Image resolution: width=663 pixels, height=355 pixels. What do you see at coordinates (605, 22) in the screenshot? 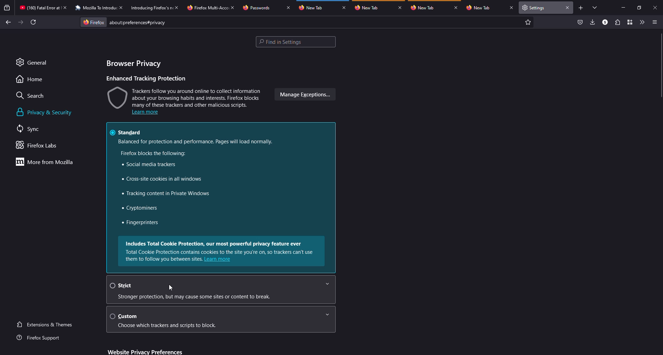
I see `account` at bounding box center [605, 22].